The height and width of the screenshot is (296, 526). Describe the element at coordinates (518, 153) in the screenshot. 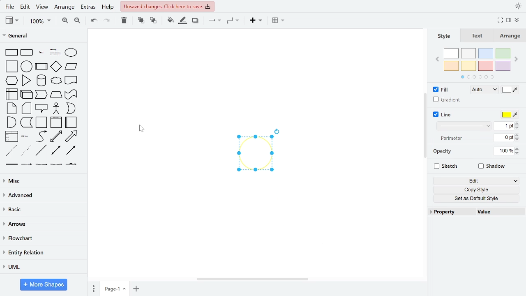

I see `decrease opacity` at that location.